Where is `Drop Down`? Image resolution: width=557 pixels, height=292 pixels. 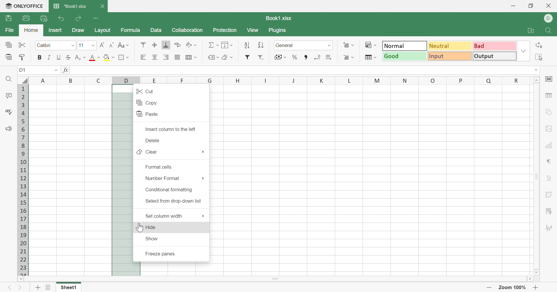
Drop Down is located at coordinates (85, 57).